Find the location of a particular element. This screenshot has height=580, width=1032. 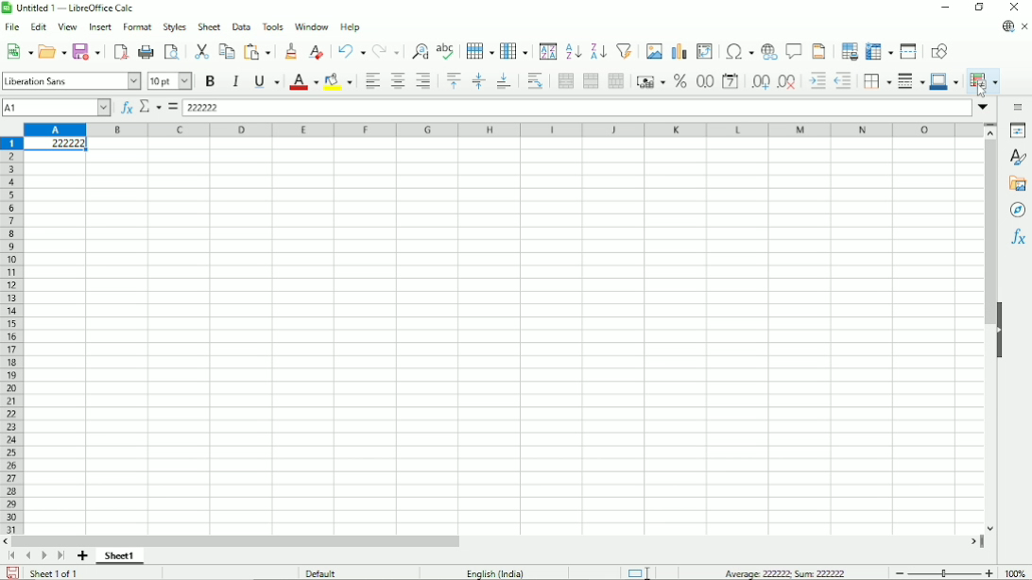

Styles is located at coordinates (174, 26).